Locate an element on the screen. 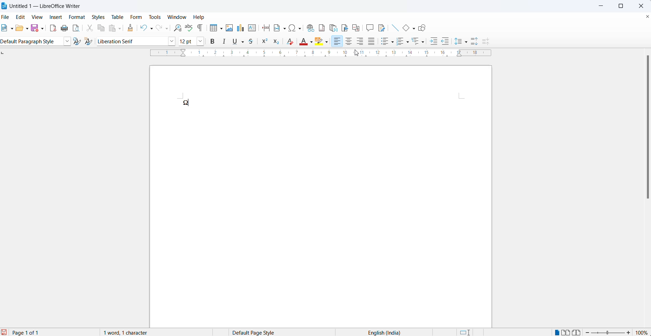  scaling is located at coordinates (315, 56).